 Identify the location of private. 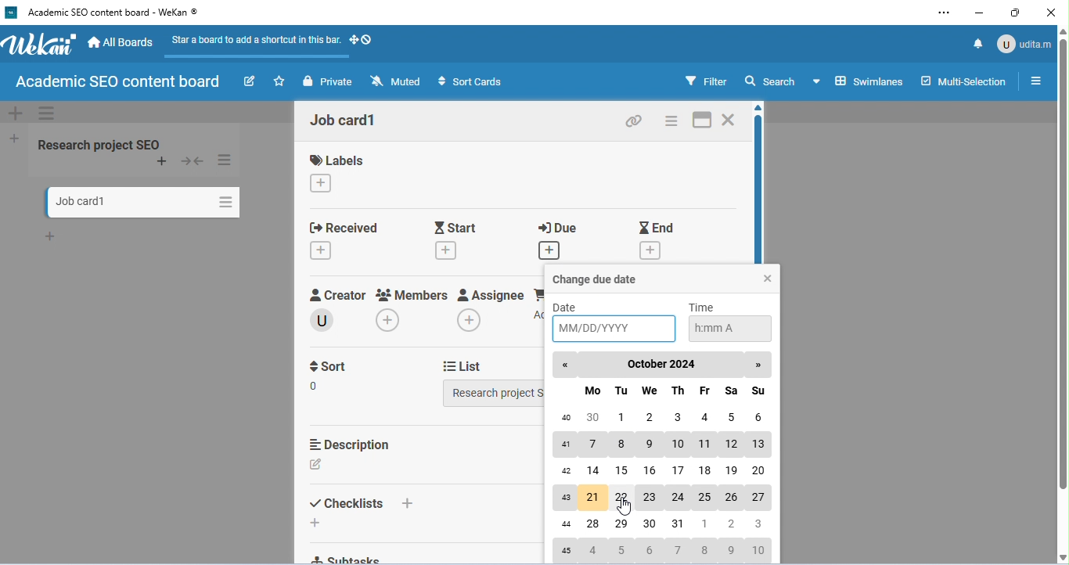
(330, 81).